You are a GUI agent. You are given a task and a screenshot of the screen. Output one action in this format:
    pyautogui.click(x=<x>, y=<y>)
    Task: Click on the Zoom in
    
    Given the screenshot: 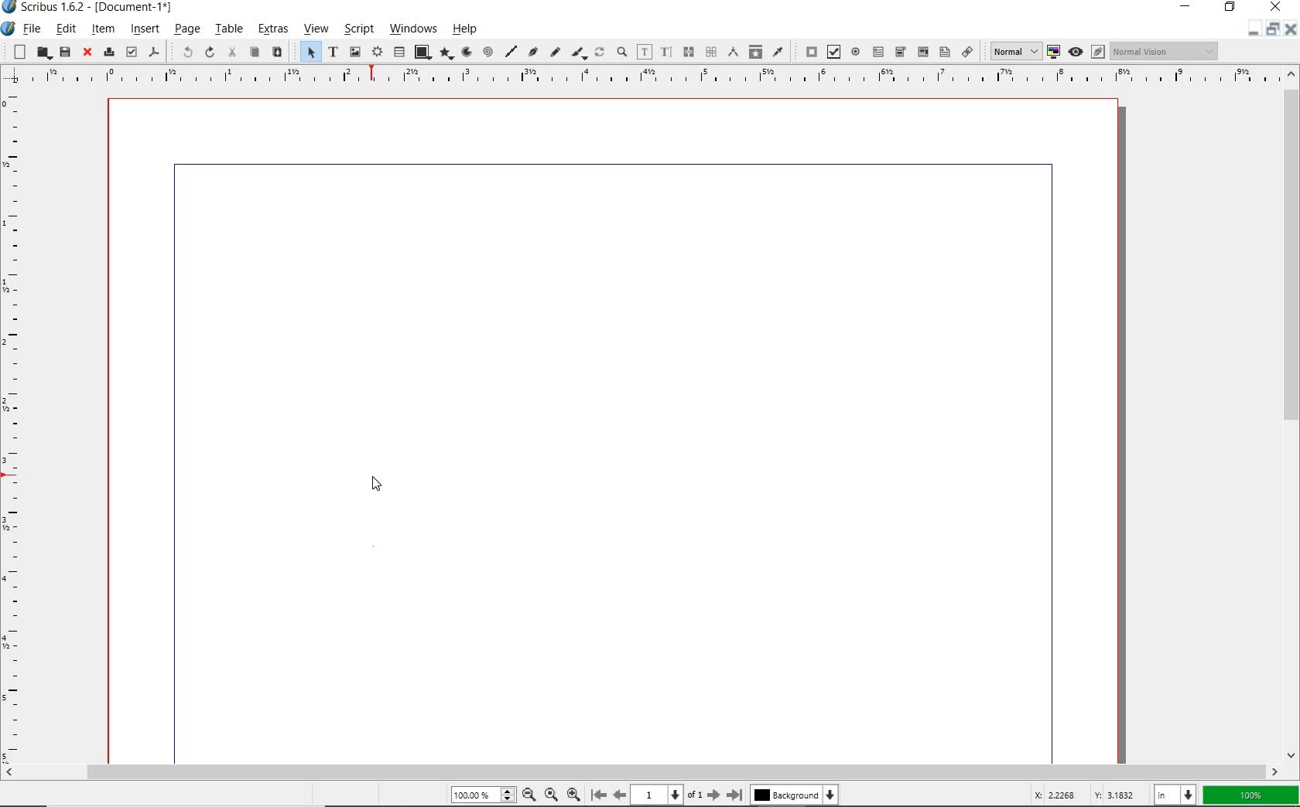 What is the action you would take?
    pyautogui.click(x=573, y=793)
    